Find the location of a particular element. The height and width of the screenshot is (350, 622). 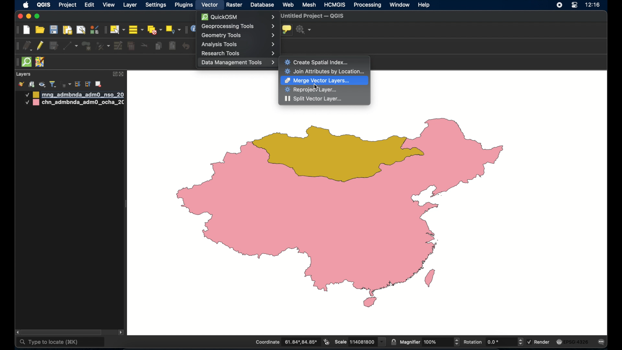

database is located at coordinates (262, 5).